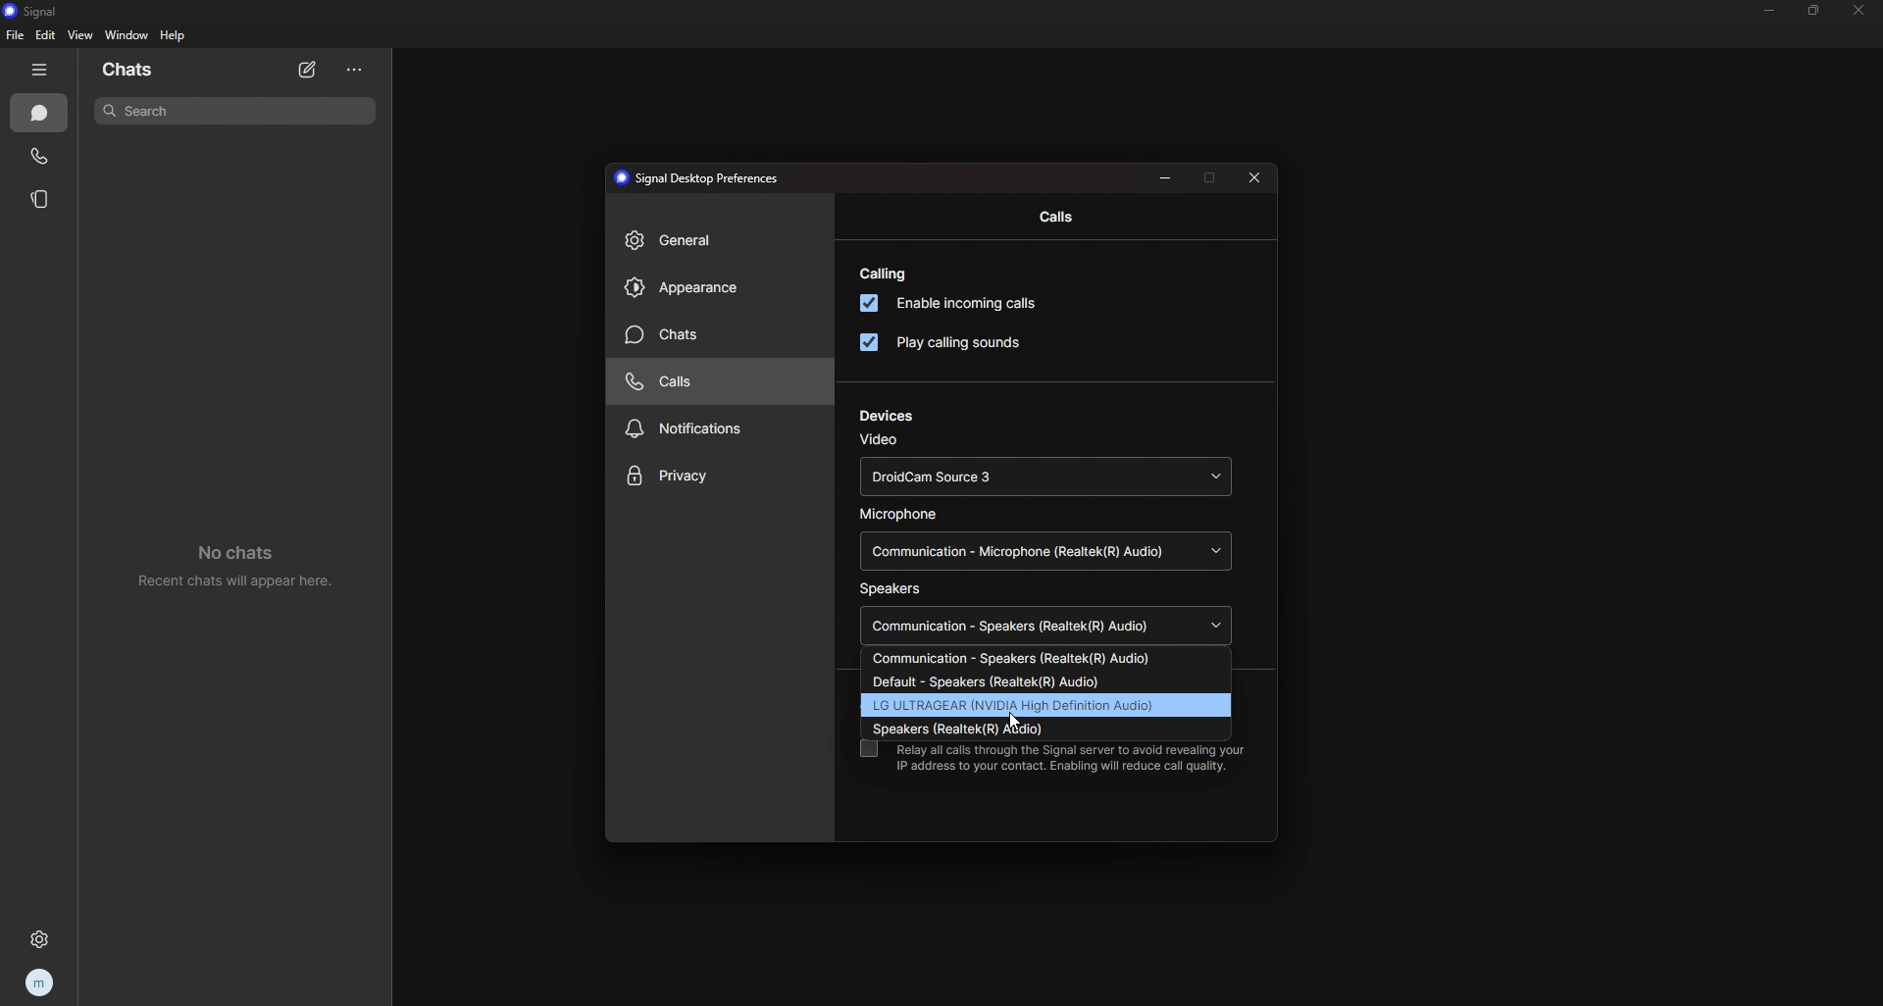 The width and height of the screenshot is (1883, 1006). Describe the element at coordinates (1166, 178) in the screenshot. I see `minimize` at that location.